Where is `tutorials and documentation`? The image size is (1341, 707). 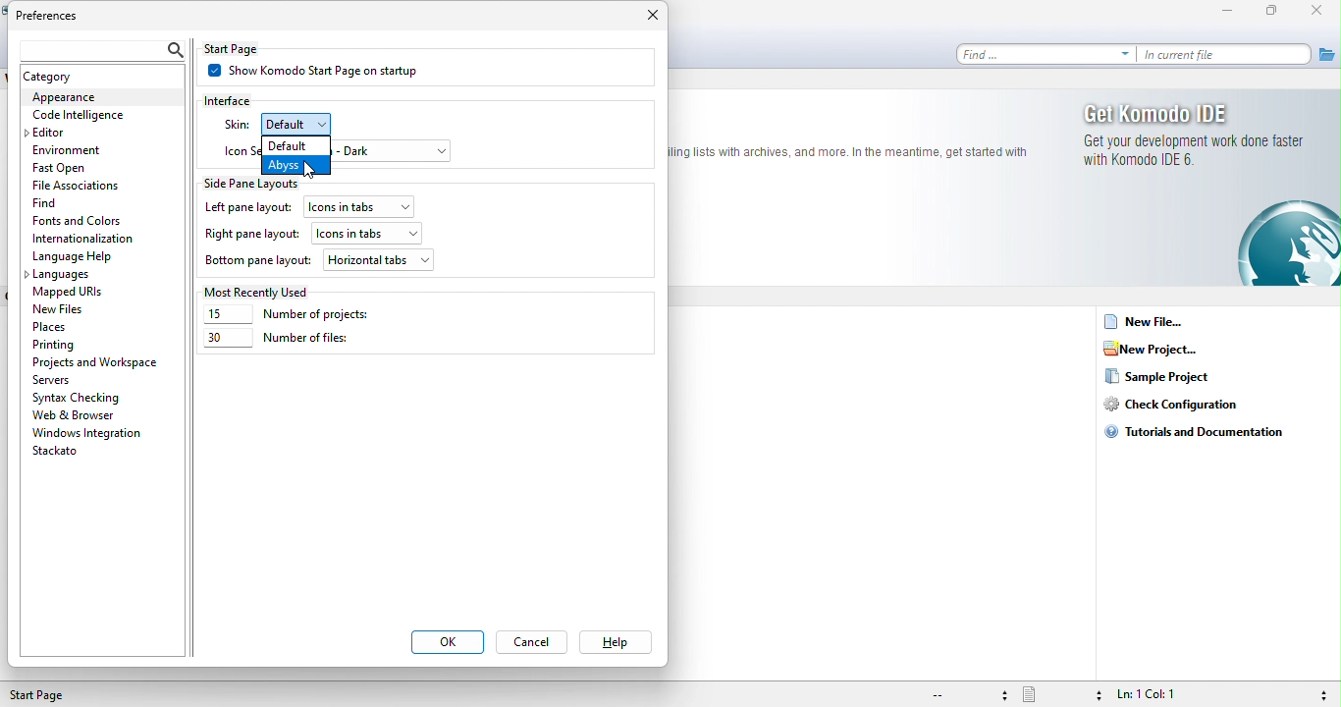
tutorials and documentation is located at coordinates (1206, 431).